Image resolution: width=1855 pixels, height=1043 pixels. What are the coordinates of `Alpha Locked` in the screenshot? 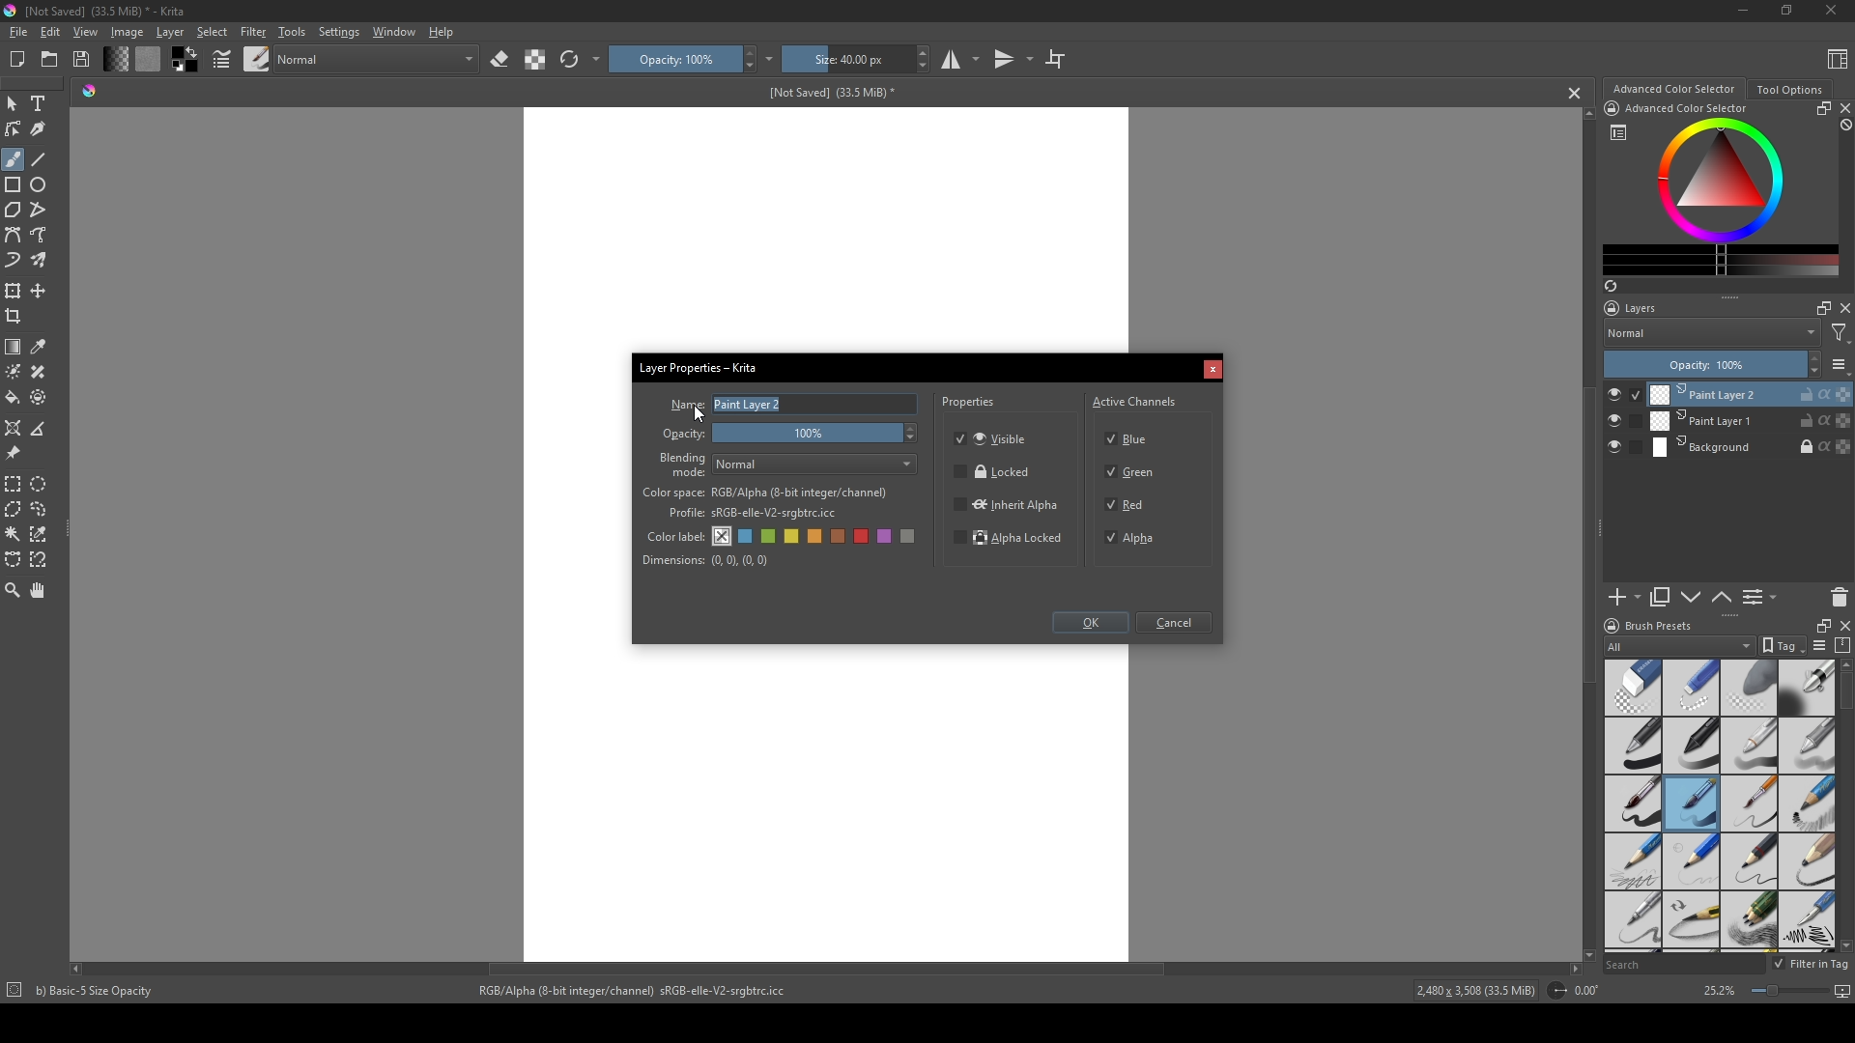 It's located at (1010, 540).